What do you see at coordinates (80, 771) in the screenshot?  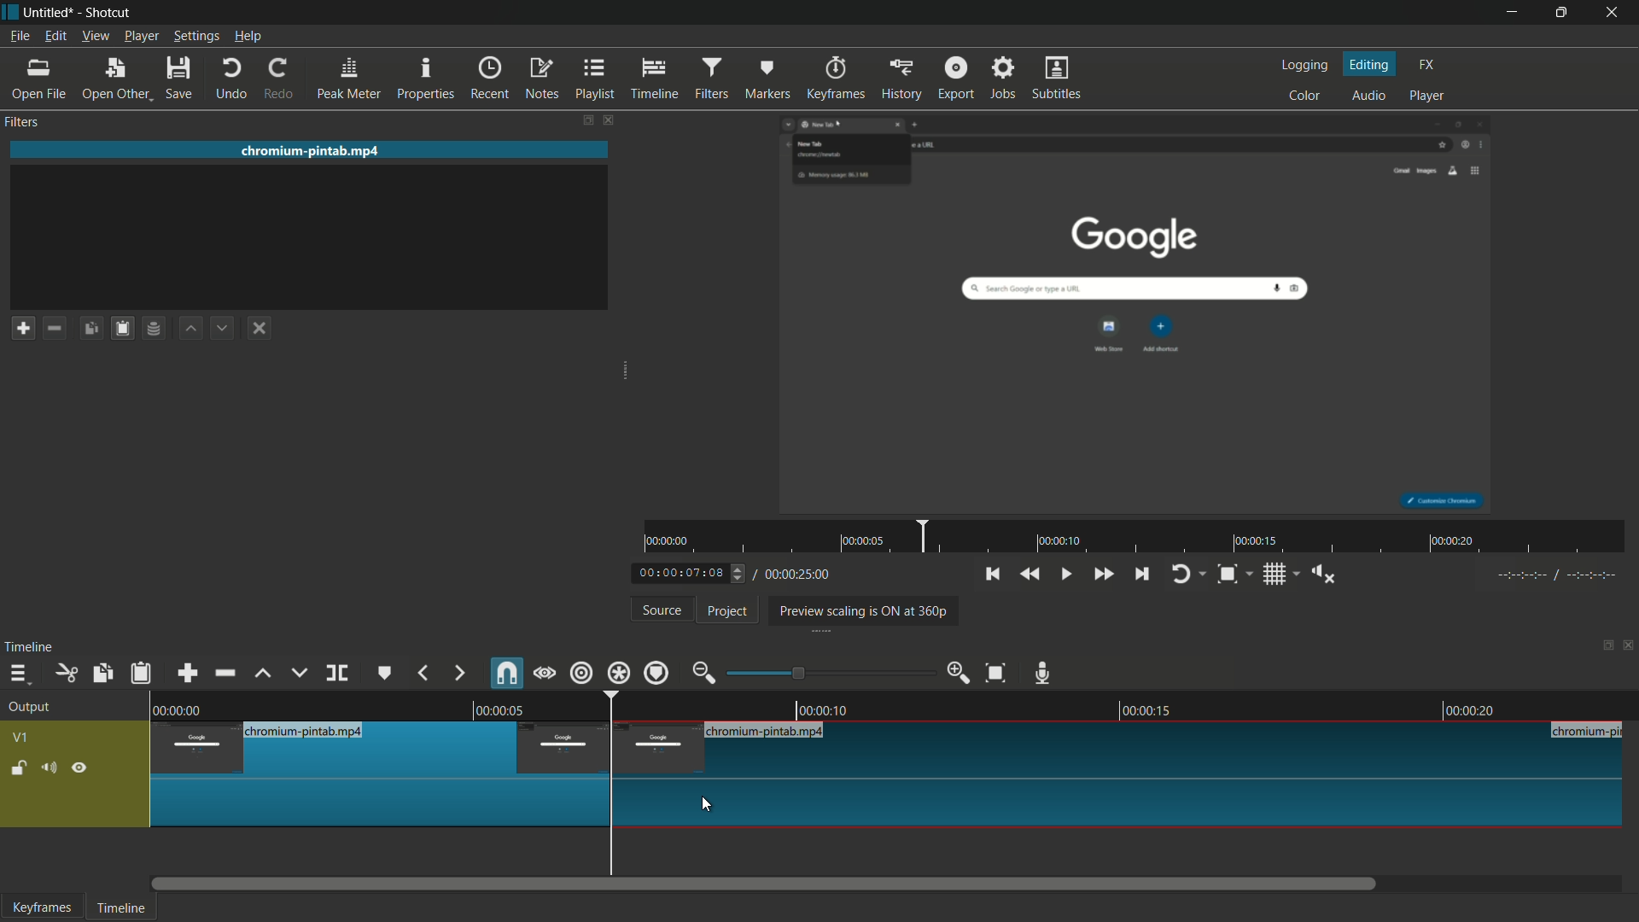 I see `hide` at bounding box center [80, 771].